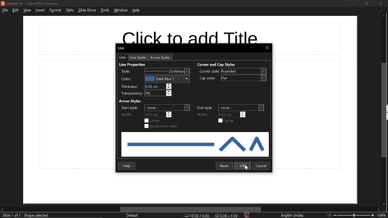 The width and height of the screenshot is (388, 218). Describe the element at coordinates (11, 215) in the screenshot. I see `current slide` at that location.